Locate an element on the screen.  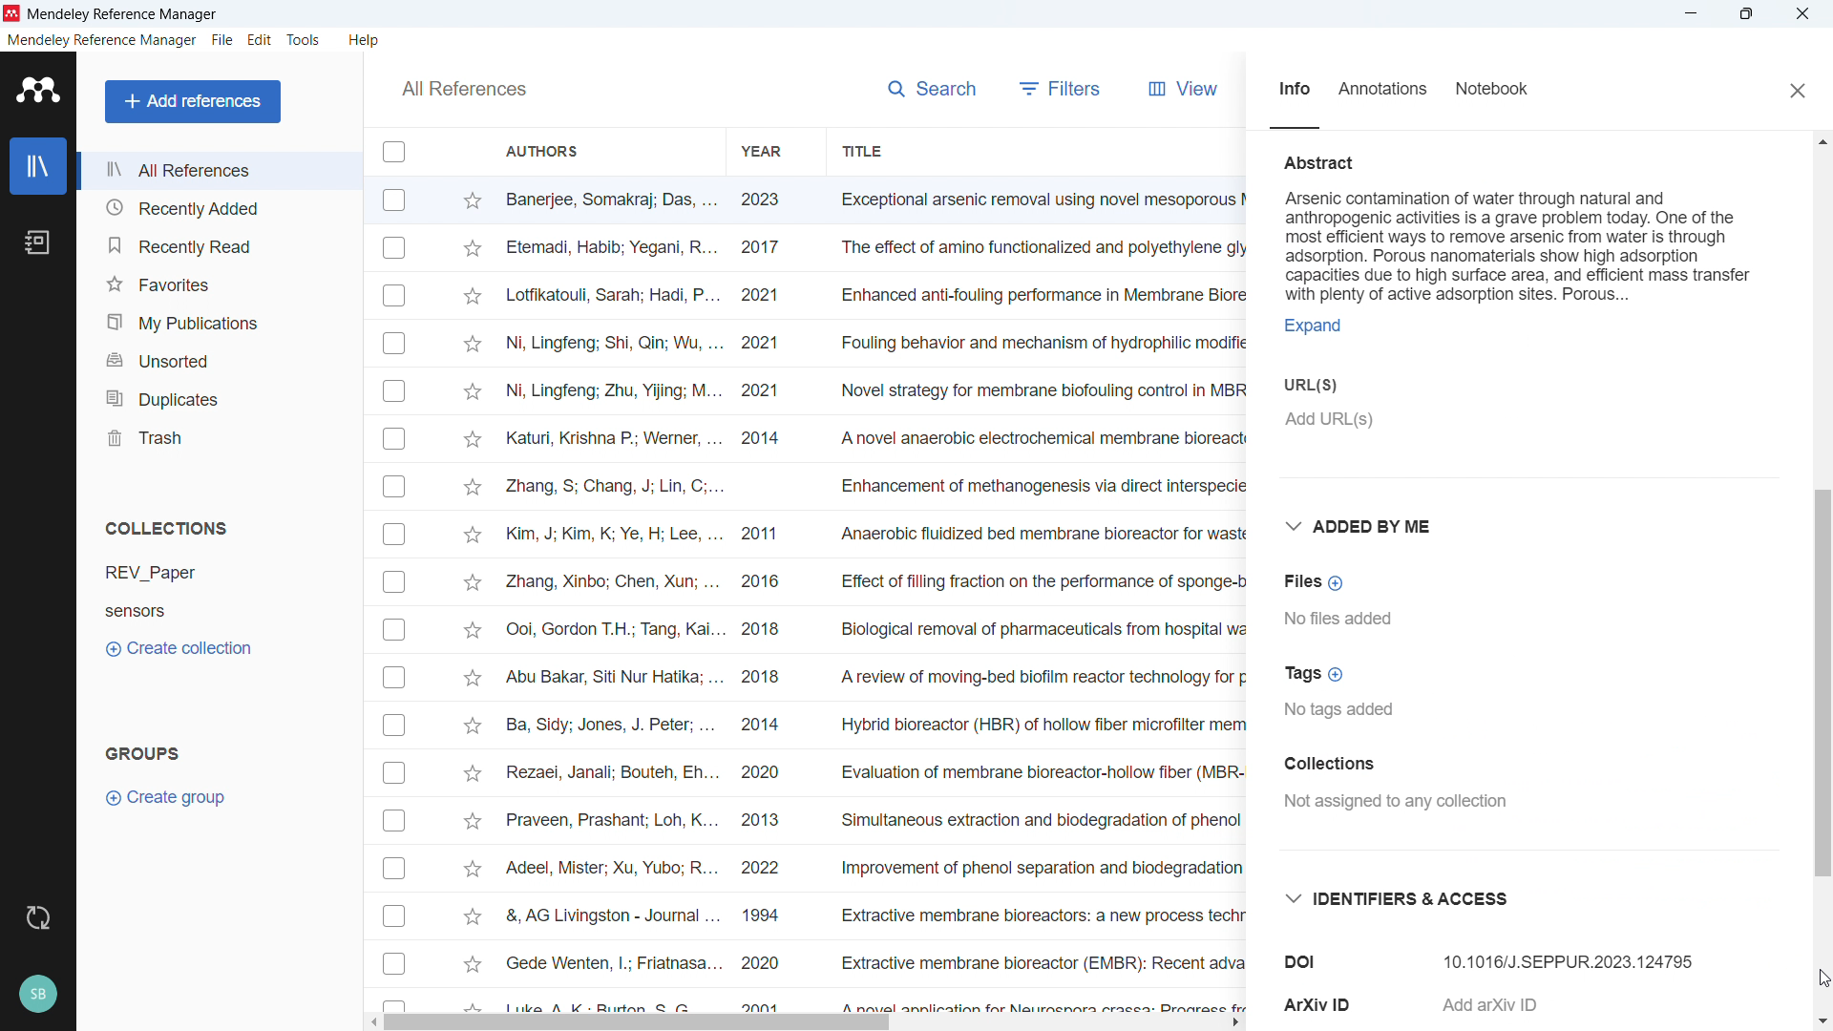
View  is located at coordinates (1189, 92).